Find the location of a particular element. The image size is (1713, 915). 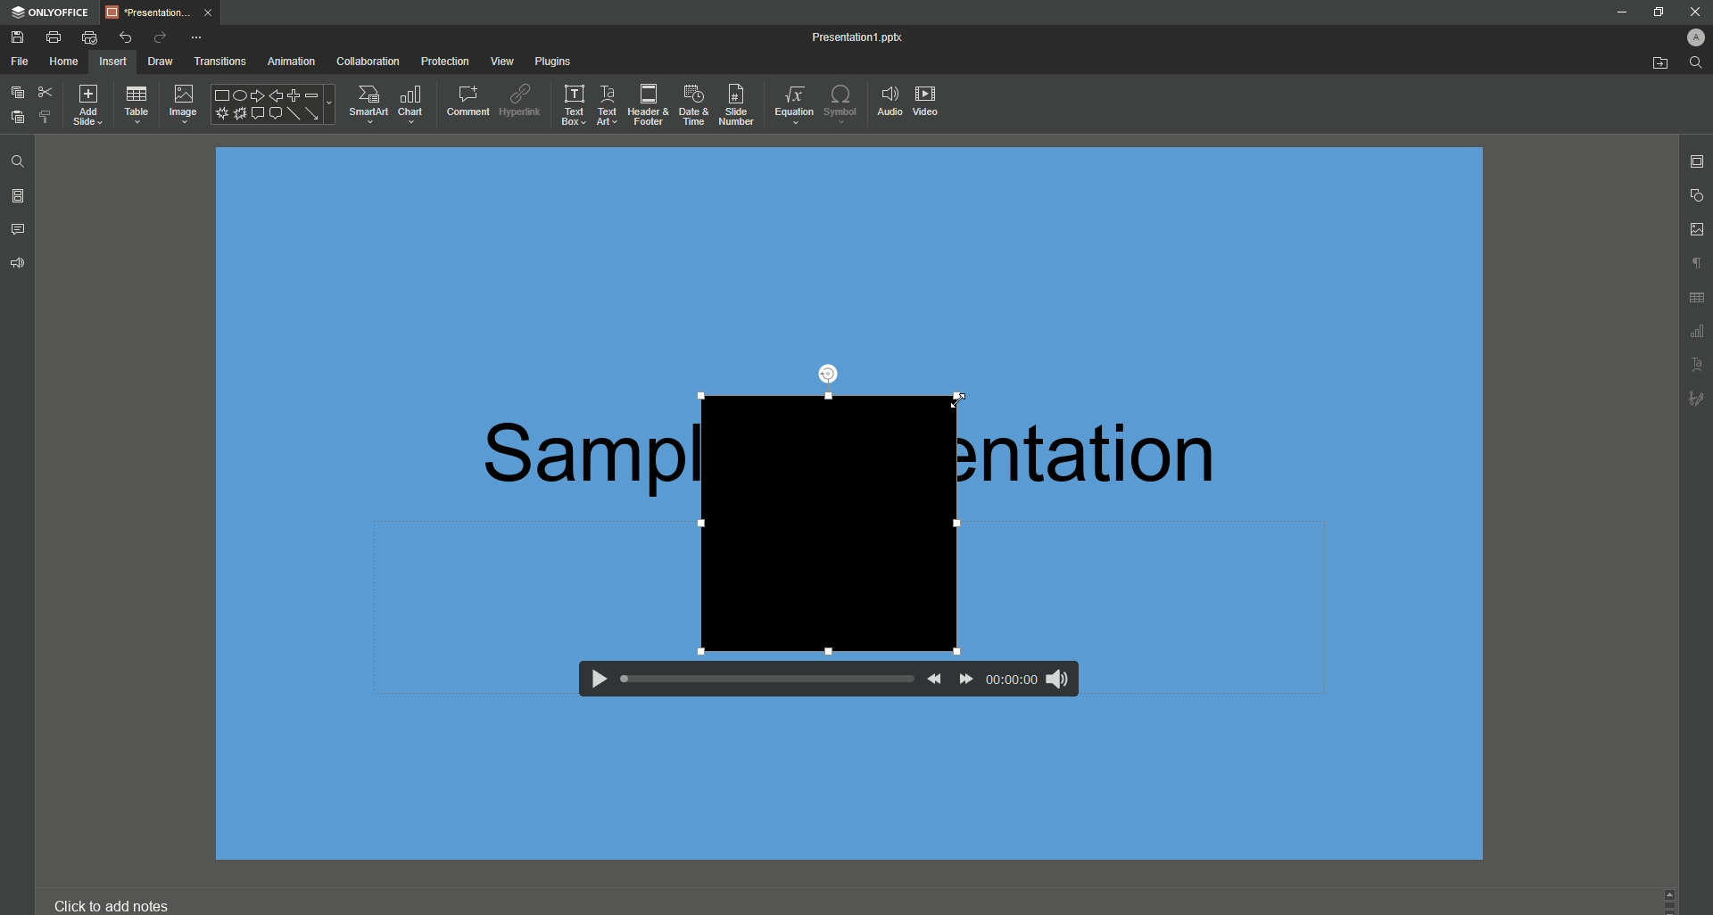

Video is located at coordinates (928, 101).